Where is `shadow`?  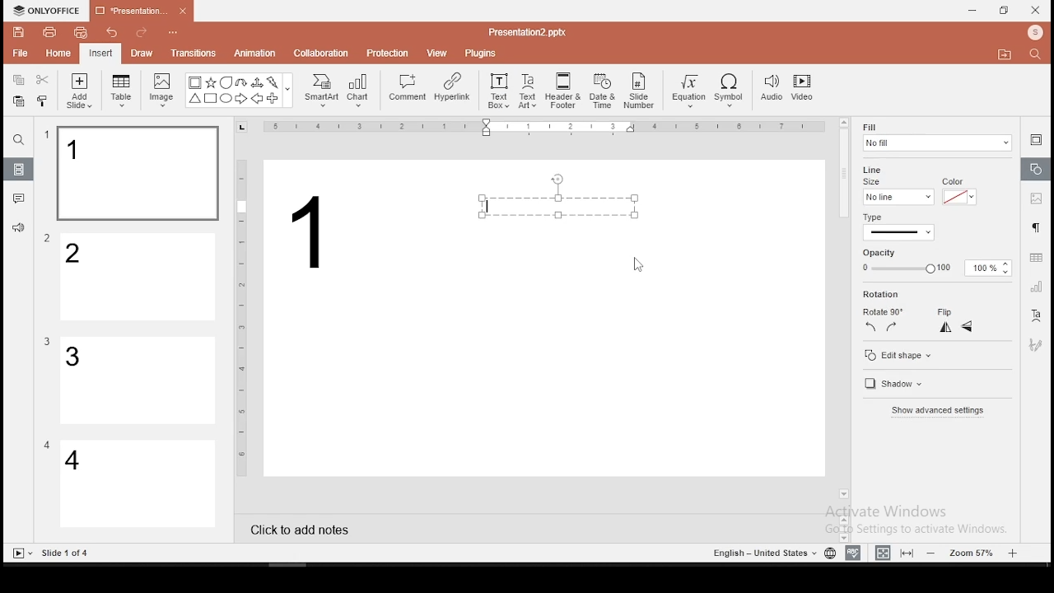 shadow is located at coordinates (891, 385).